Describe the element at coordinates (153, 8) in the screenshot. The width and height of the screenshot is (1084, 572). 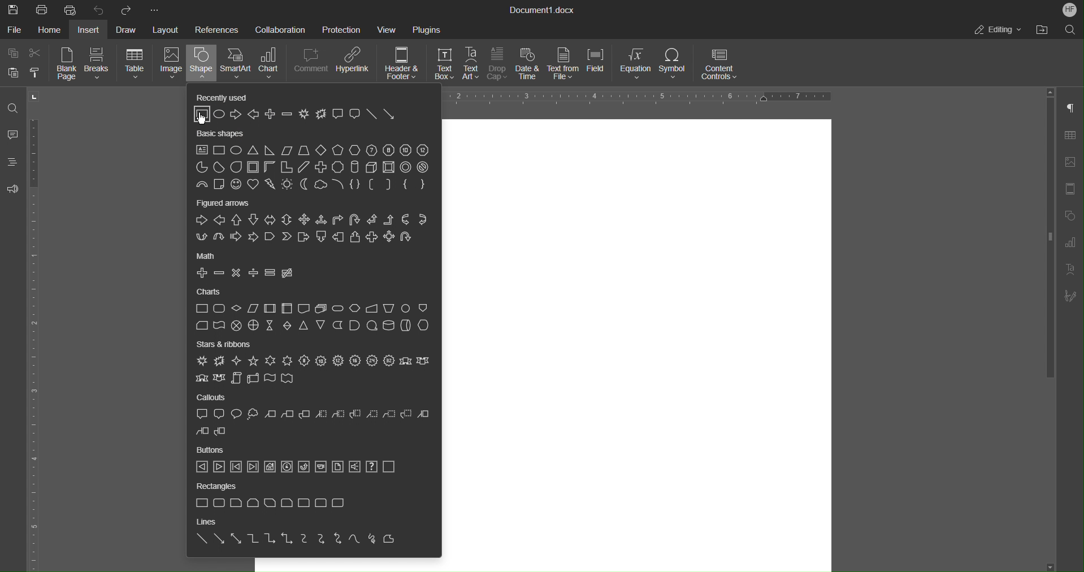
I see `More` at that location.